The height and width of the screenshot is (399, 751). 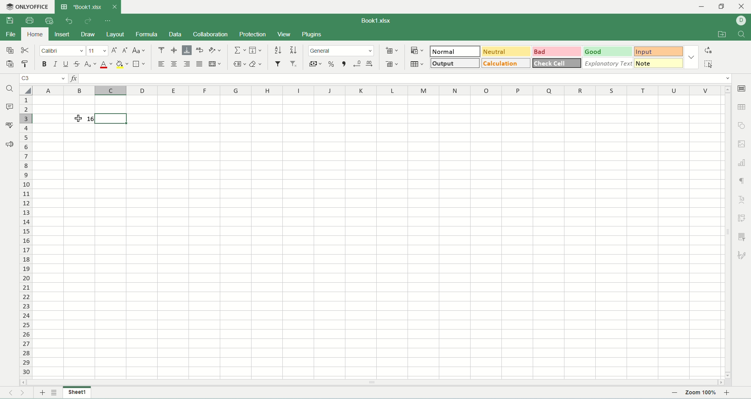 What do you see at coordinates (214, 64) in the screenshot?
I see `merge and center` at bounding box center [214, 64].